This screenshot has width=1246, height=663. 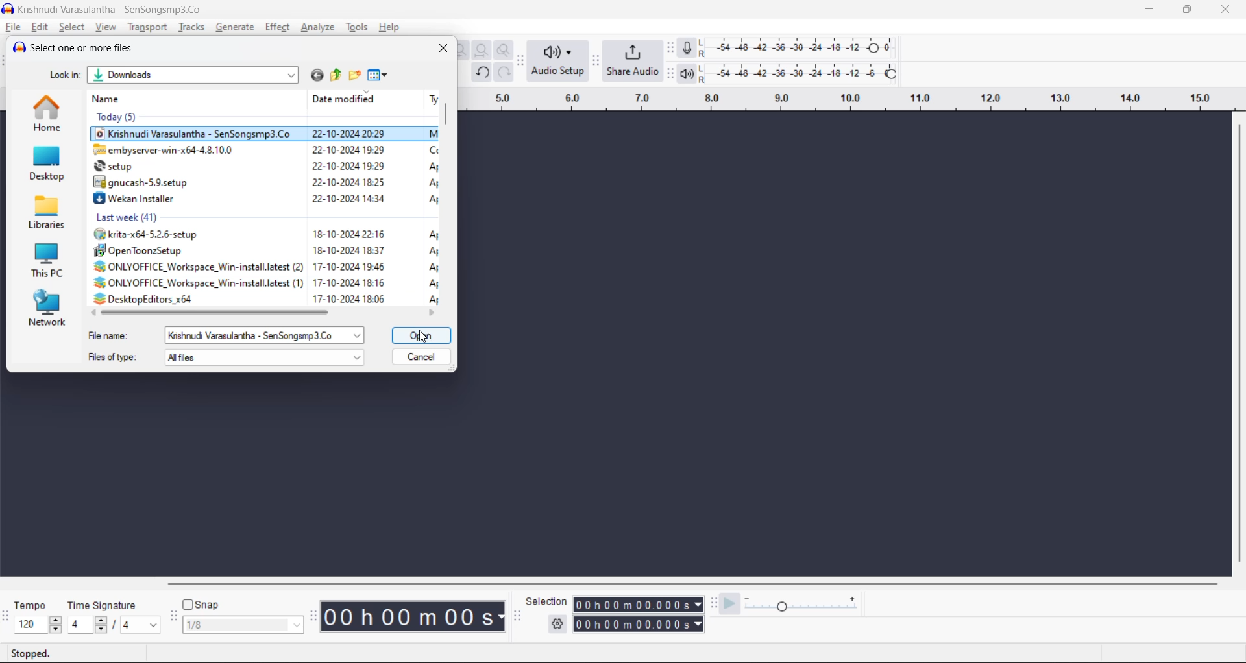 I want to click on (#® krita-x64-5.2.6-setup 18-10-2024 22:16 A, so click(x=265, y=233).